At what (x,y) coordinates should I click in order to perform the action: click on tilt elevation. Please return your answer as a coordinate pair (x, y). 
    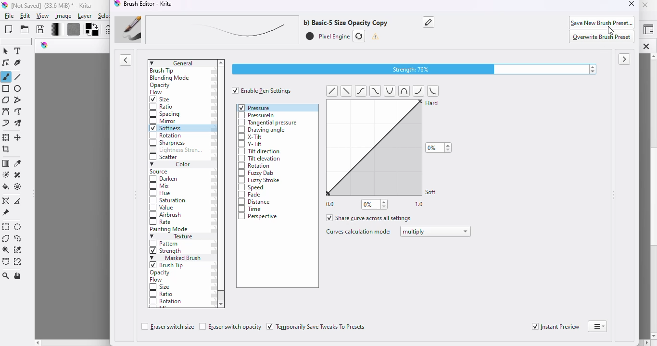
    Looking at the image, I should click on (259, 159).